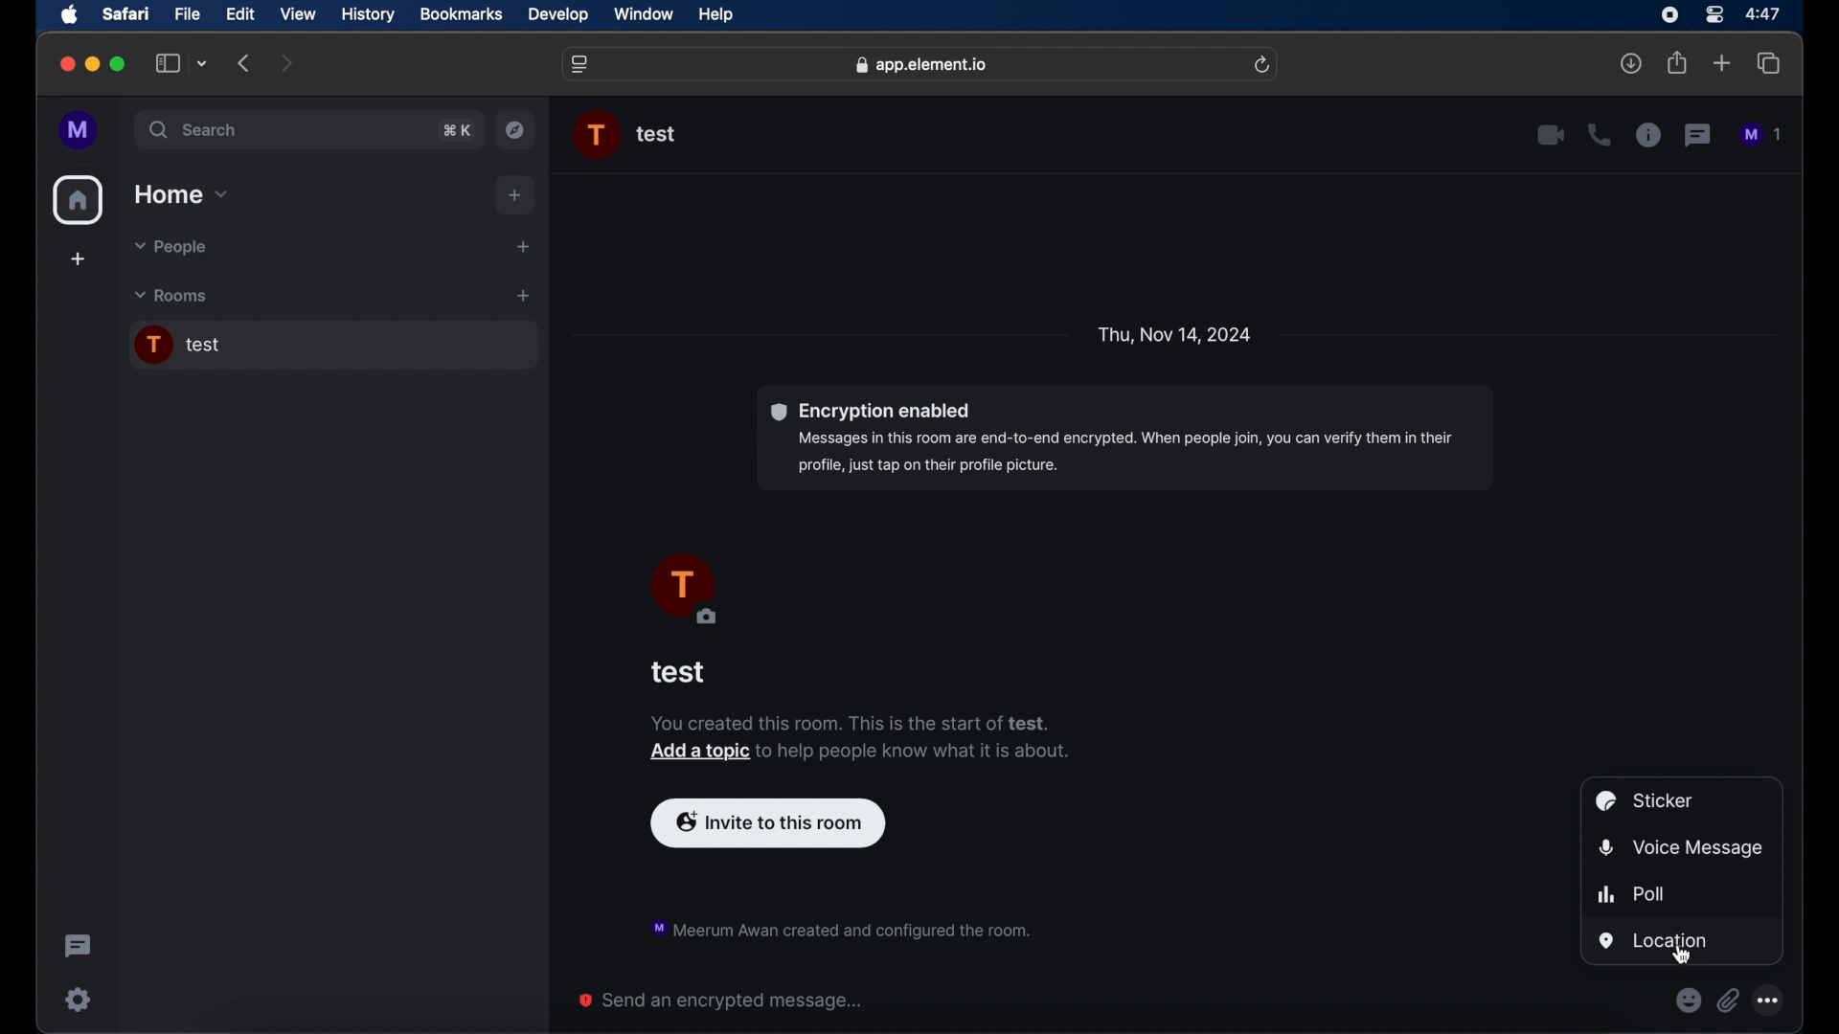 The width and height of the screenshot is (1839, 1034). I want to click on window, so click(646, 15).